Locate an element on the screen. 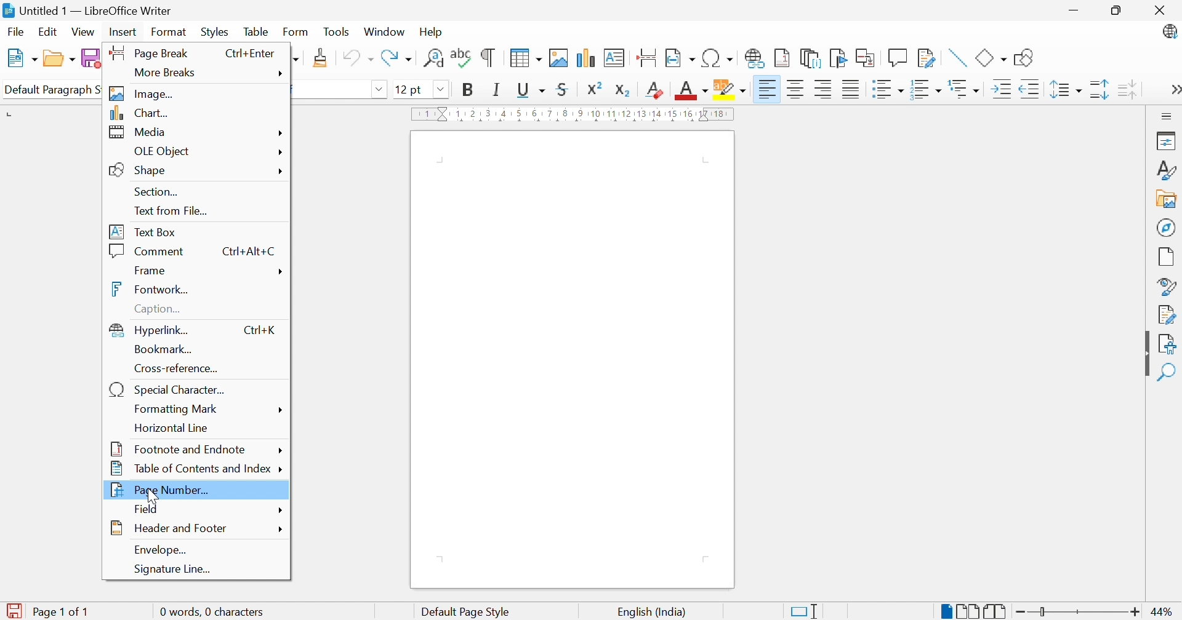 The height and width of the screenshot is (620, 1182). Chart is located at coordinates (140, 113).